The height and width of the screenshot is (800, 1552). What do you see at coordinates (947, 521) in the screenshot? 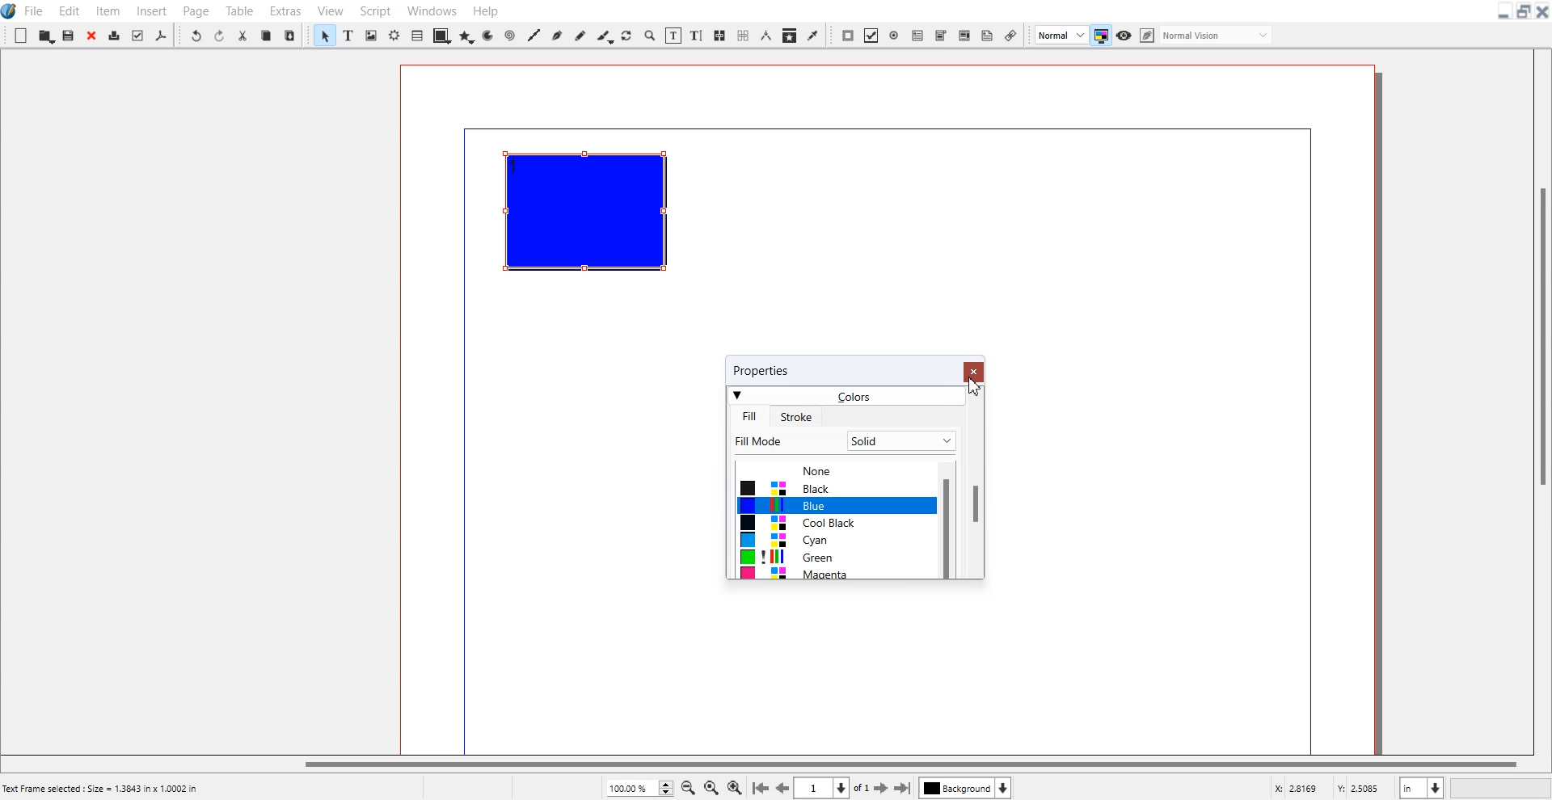
I see `Vertical Scroll bar` at bounding box center [947, 521].